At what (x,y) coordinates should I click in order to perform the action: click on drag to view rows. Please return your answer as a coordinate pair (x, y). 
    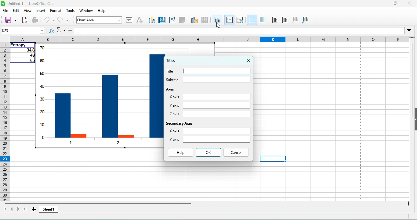
    Looking at the image, I should click on (412, 37).